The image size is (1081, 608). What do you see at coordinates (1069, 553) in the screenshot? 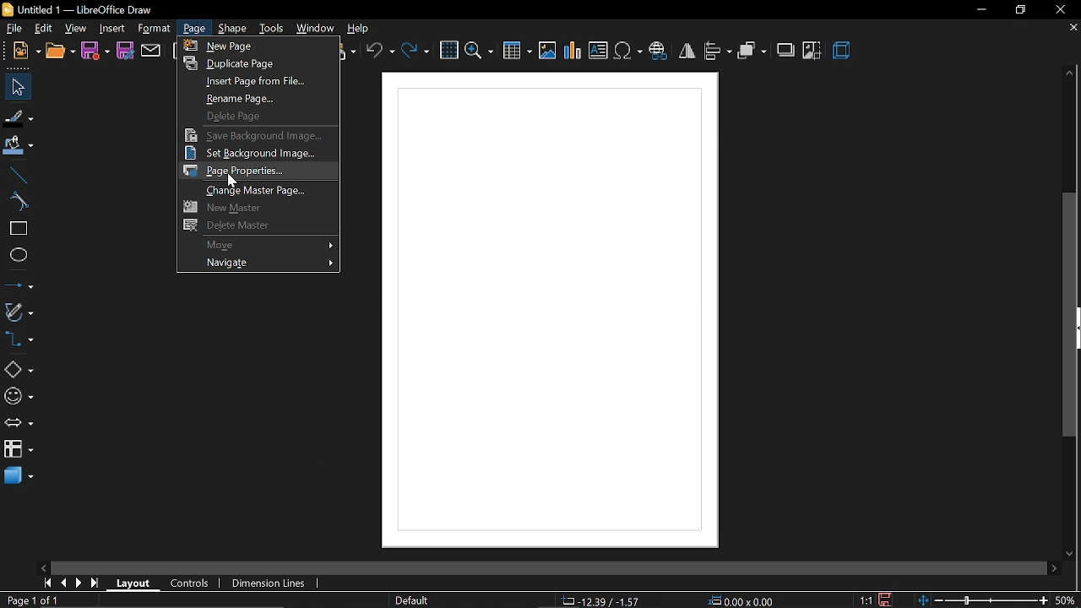
I see `move down` at bounding box center [1069, 553].